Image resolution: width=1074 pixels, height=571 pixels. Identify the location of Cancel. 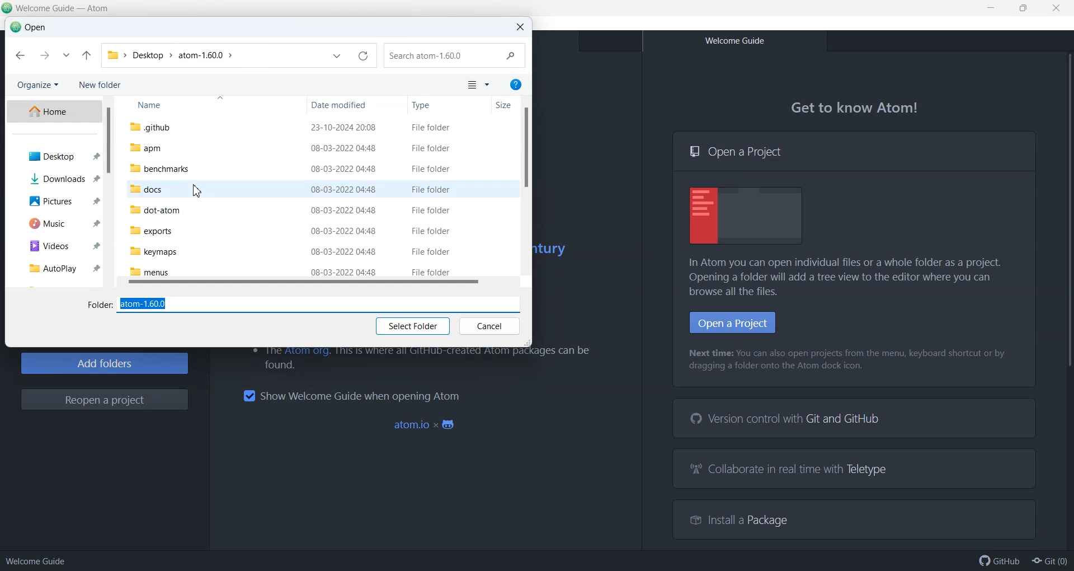
(489, 327).